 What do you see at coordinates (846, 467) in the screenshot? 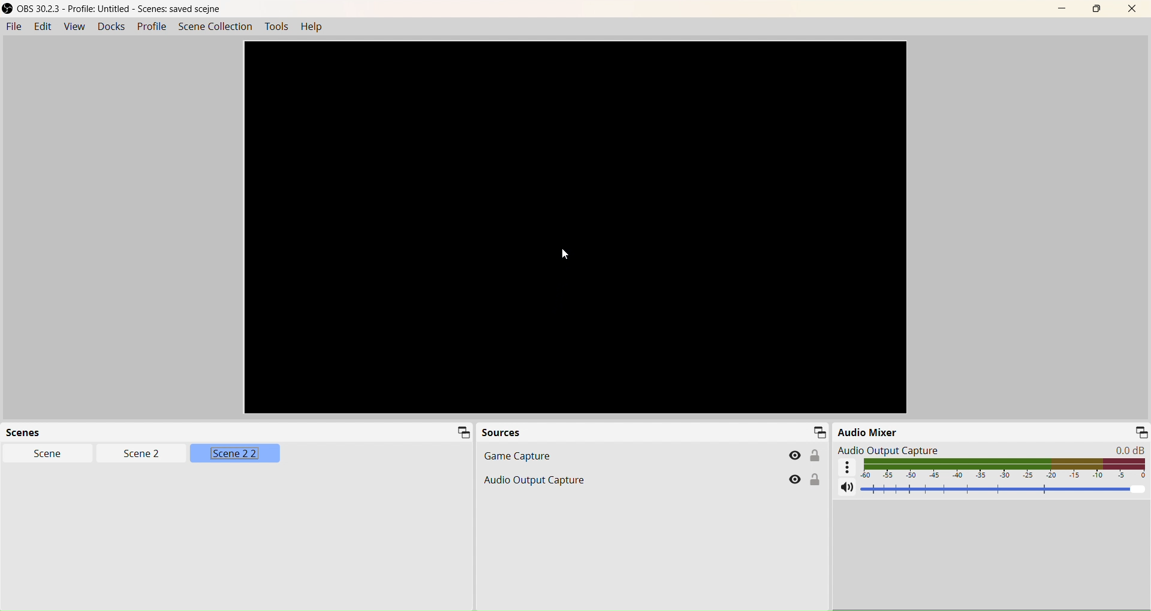
I see `More` at bounding box center [846, 467].